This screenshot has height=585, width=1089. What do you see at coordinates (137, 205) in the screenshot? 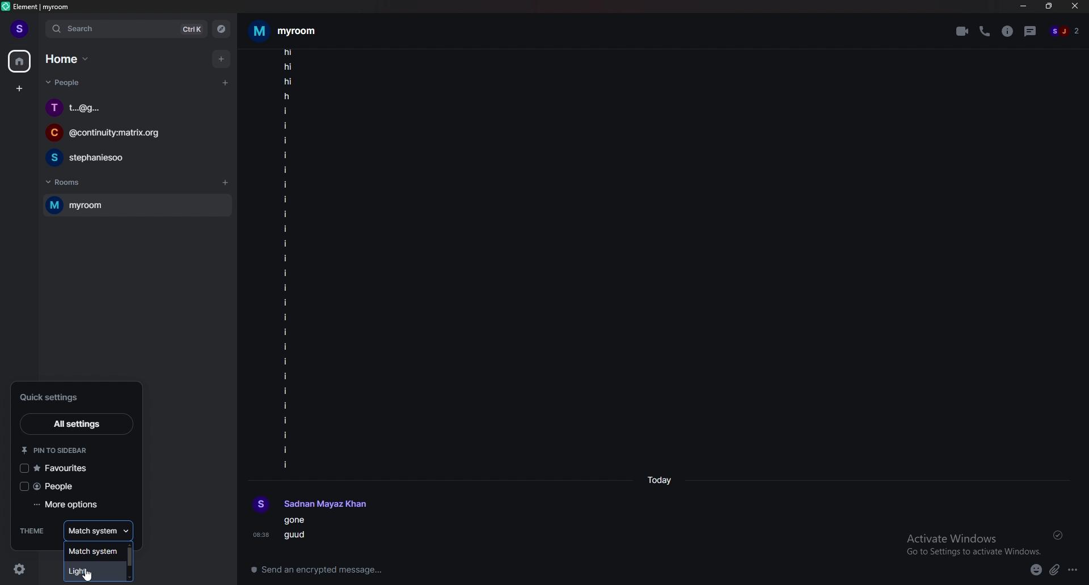
I see `my room` at bounding box center [137, 205].